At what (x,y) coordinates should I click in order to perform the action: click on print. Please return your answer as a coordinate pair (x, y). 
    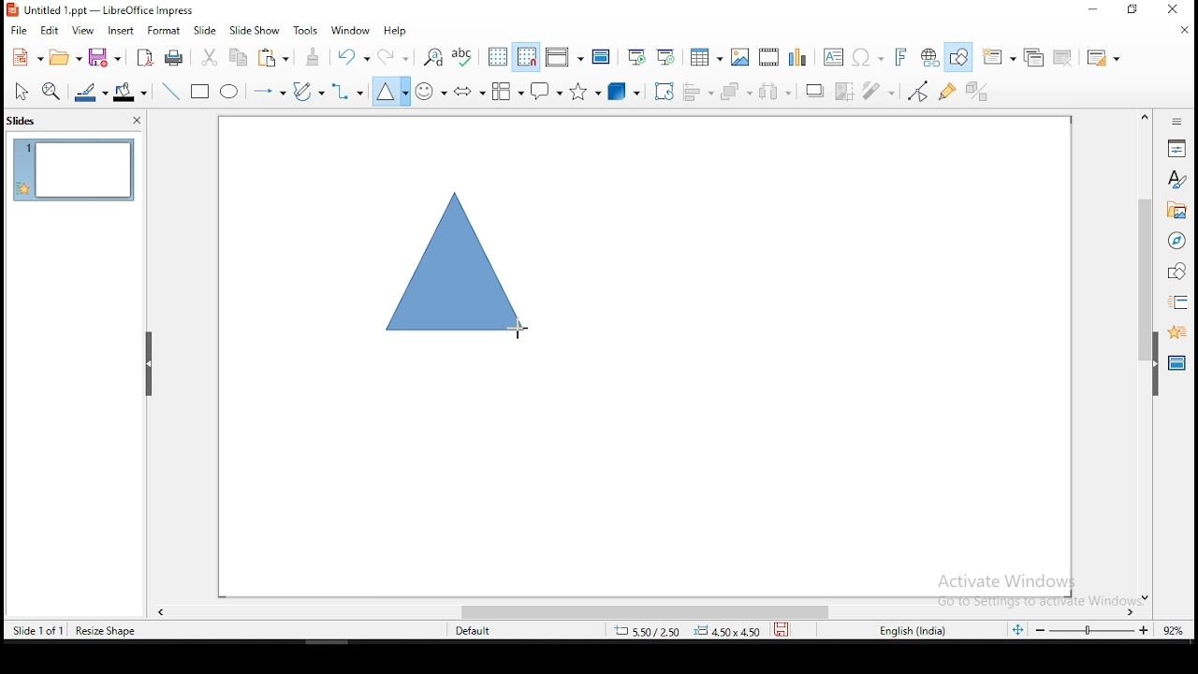
    Looking at the image, I should click on (175, 59).